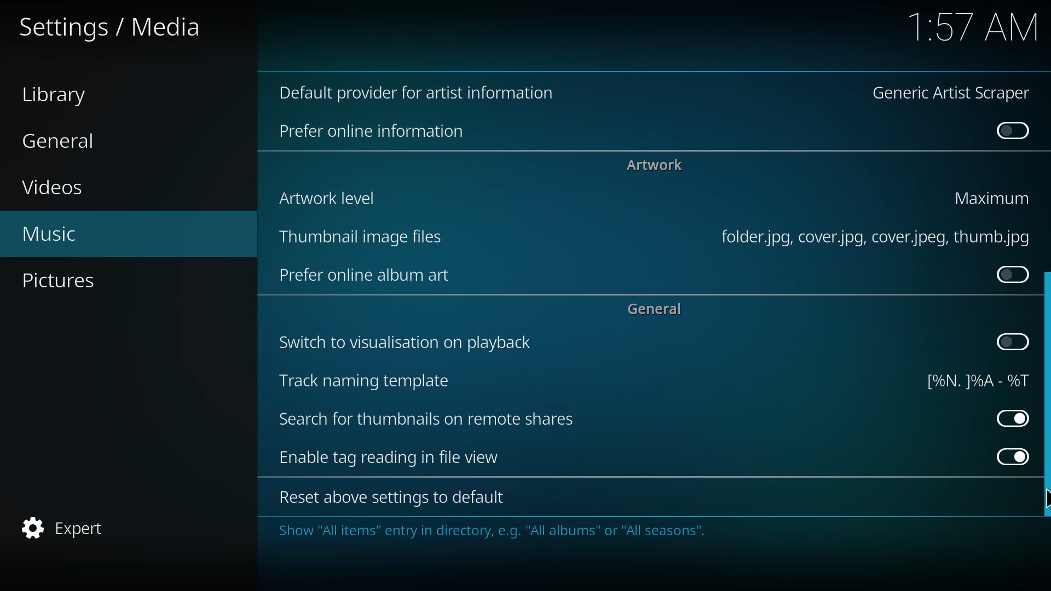 The height and width of the screenshot is (591, 1051). I want to click on general, so click(60, 141).